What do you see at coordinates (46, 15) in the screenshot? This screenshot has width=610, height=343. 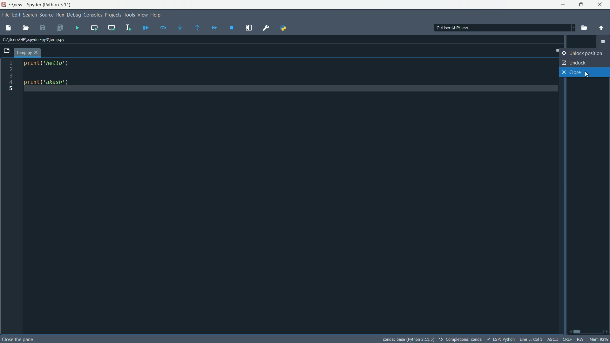 I see `Source Button` at bounding box center [46, 15].